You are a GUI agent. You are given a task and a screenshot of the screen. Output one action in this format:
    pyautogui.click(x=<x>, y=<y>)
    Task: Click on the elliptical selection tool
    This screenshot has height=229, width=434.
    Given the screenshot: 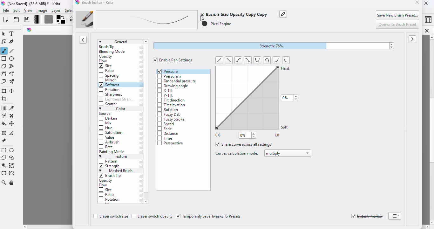 What is the action you would take?
    pyautogui.click(x=12, y=150)
    